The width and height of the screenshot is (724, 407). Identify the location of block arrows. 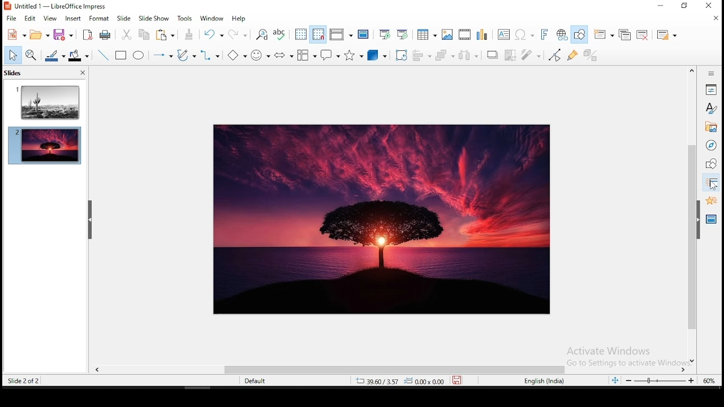
(285, 57).